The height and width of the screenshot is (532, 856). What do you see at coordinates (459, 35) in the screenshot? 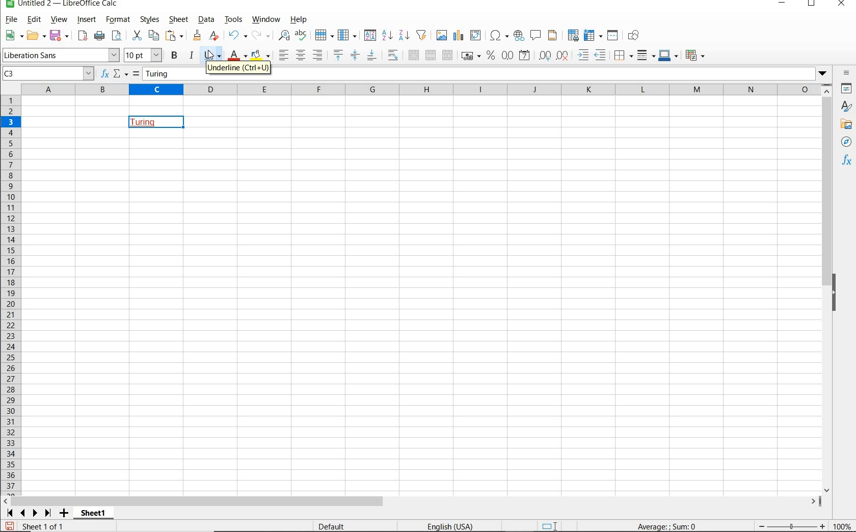
I see `INSERT CHAT` at bounding box center [459, 35].